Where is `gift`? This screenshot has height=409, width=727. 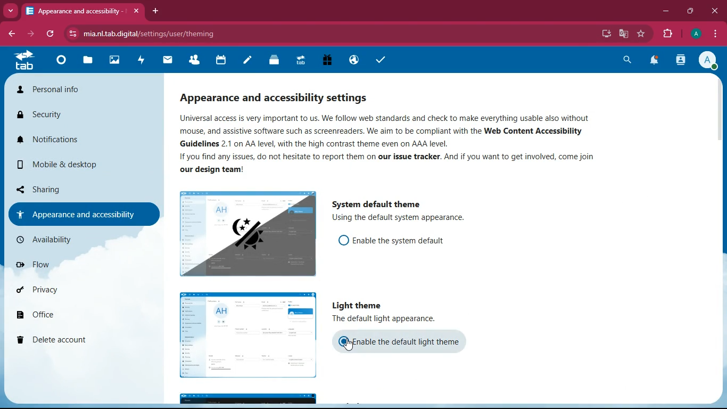
gift is located at coordinates (326, 61).